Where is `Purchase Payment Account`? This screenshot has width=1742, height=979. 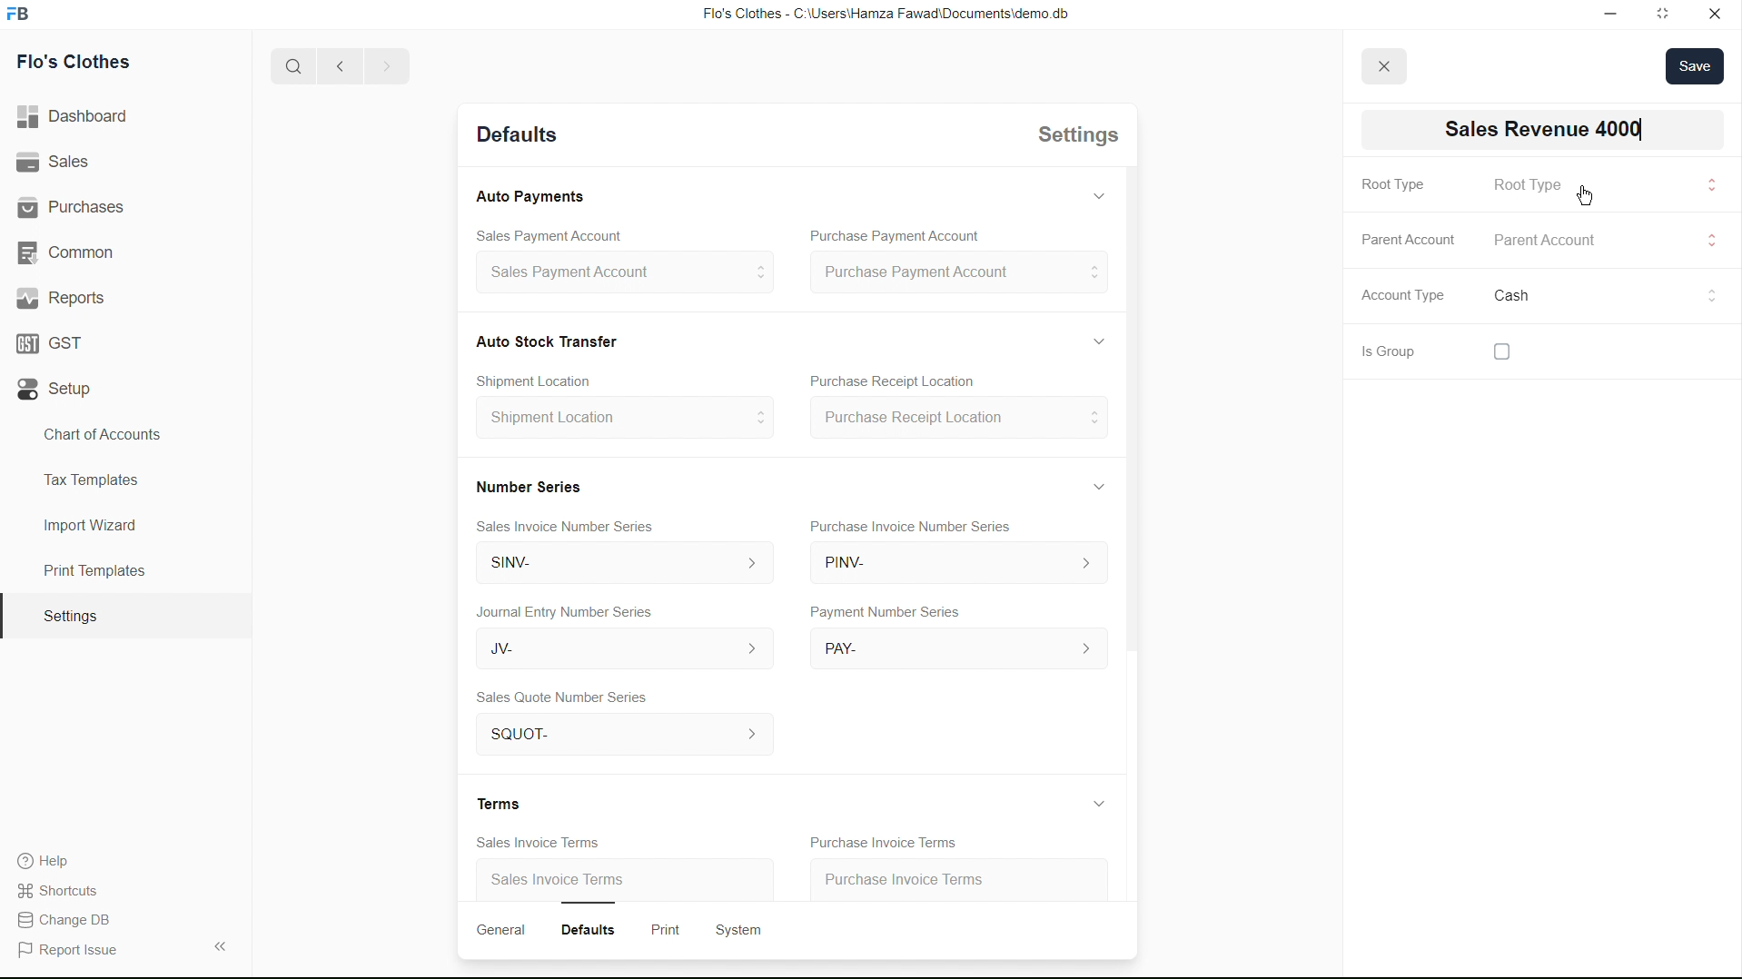
Purchase Payment Account is located at coordinates (957, 273).